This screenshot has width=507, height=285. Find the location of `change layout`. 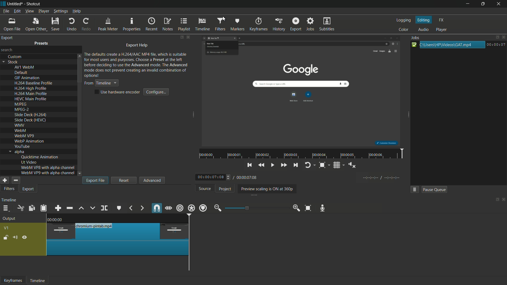

change layout is located at coordinates (496, 201).